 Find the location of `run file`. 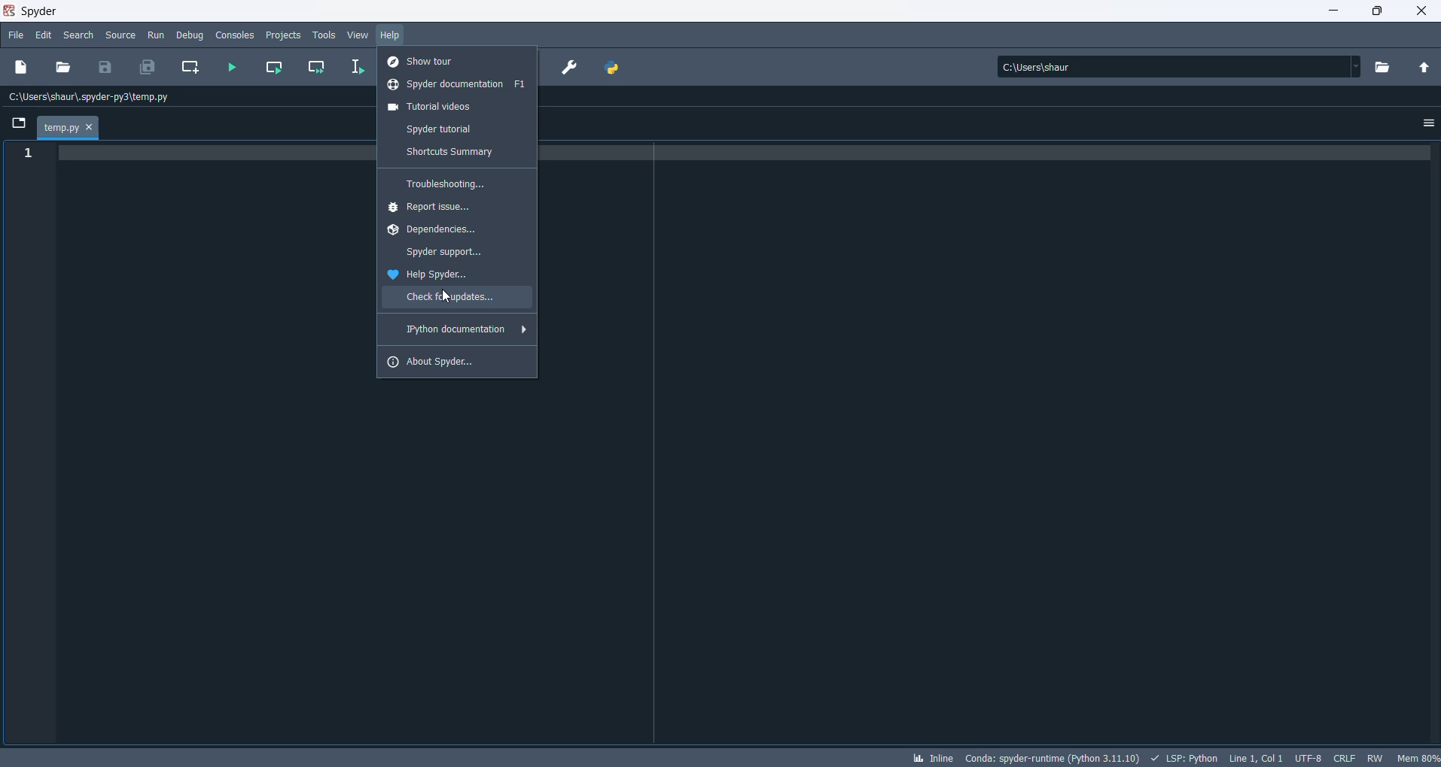

run file is located at coordinates (233, 68).